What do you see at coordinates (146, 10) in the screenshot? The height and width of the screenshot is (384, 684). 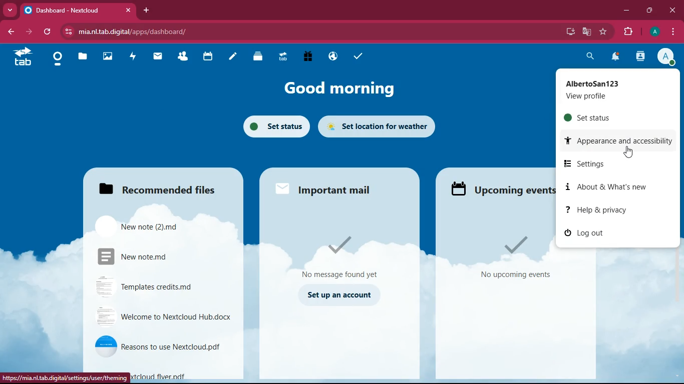 I see `add tab` at bounding box center [146, 10].